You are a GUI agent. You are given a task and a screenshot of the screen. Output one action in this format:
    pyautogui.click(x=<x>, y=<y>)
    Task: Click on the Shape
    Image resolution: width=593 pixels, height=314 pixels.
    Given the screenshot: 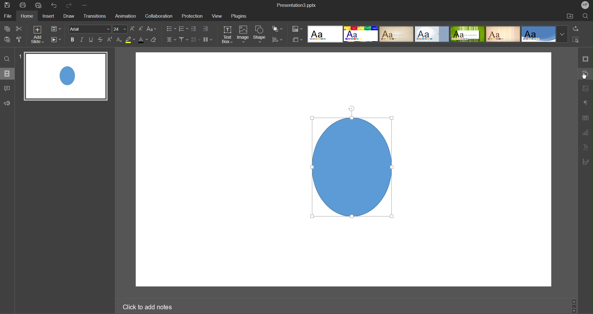 What is the action you would take?
    pyautogui.click(x=261, y=35)
    